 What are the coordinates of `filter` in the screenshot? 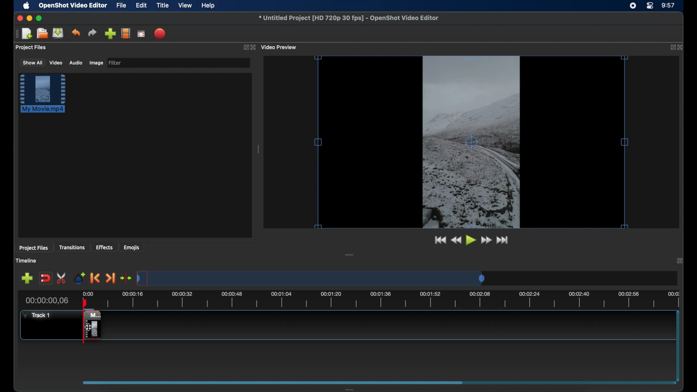 It's located at (115, 63).